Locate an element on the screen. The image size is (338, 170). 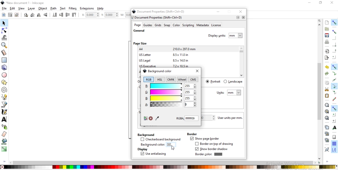
page size is located at coordinates (140, 43).